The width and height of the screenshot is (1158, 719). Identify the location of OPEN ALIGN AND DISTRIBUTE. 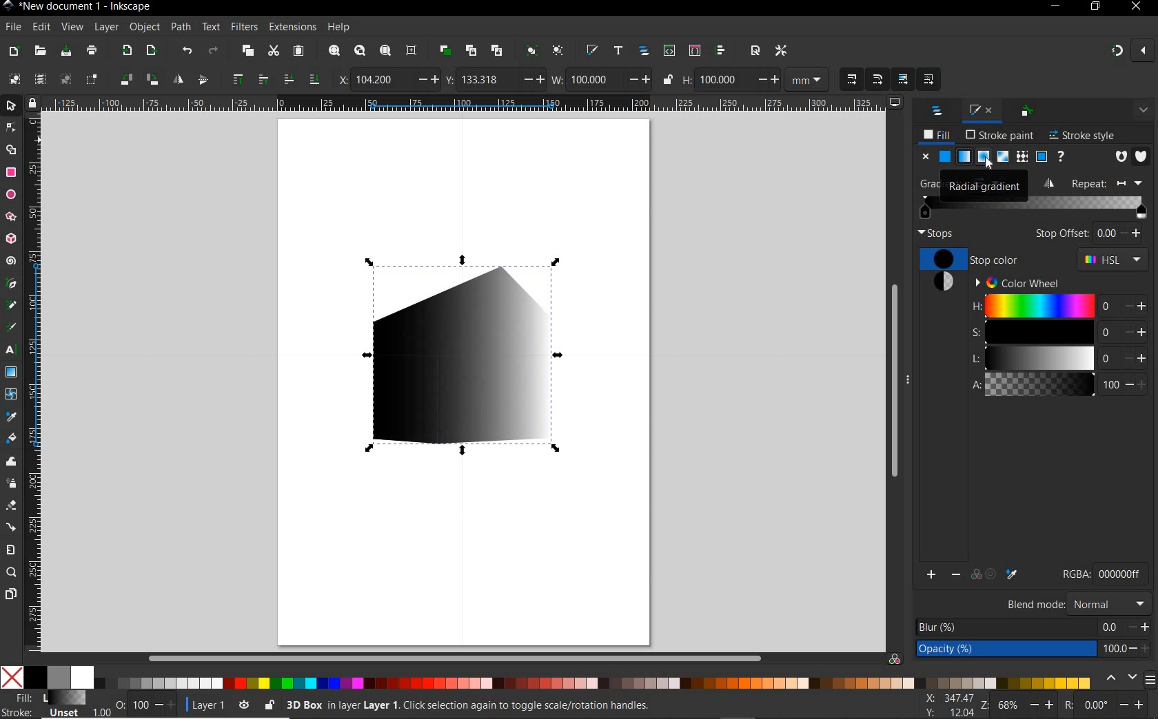
(721, 52).